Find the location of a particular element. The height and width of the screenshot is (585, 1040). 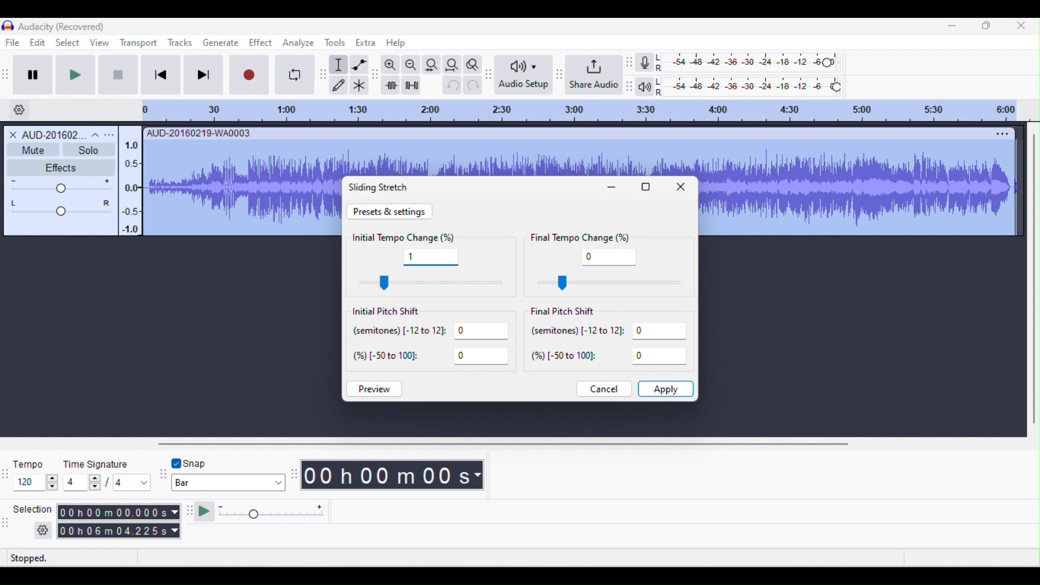

tempo is located at coordinates (35, 473).